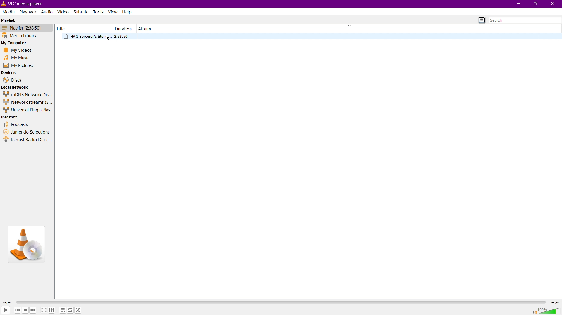  Describe the element at coordinates (25, 310) in the screenshot. I see `Stop` at that location.